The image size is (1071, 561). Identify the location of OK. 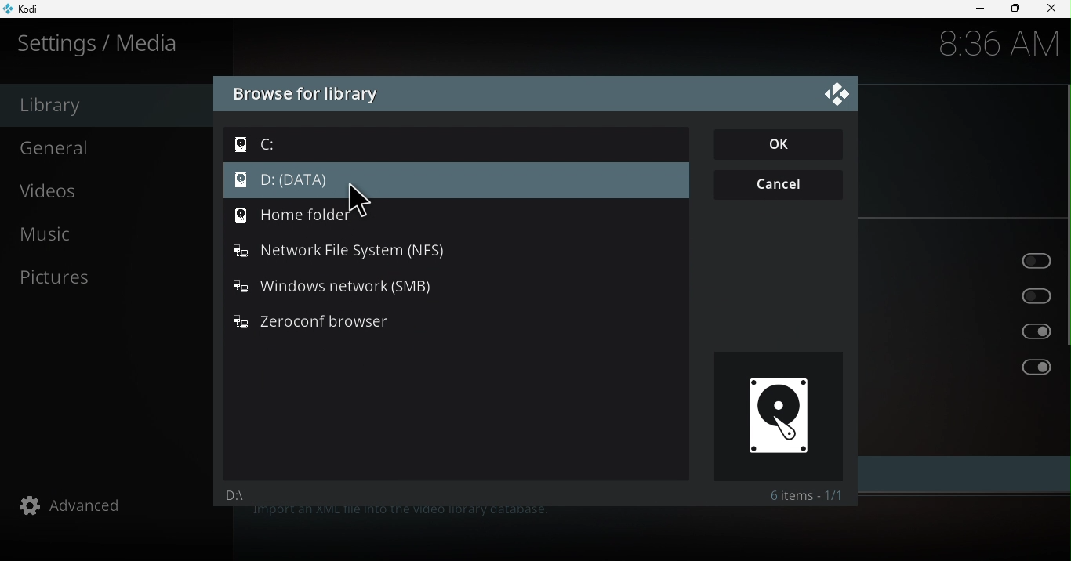
(781, 145).